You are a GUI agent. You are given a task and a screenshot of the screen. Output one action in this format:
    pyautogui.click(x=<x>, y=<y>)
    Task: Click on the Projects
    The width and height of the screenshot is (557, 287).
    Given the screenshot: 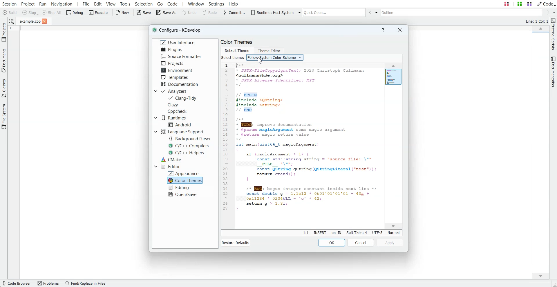 What is the action you would take?
    pyautogui.click(x=172, y=63)
    